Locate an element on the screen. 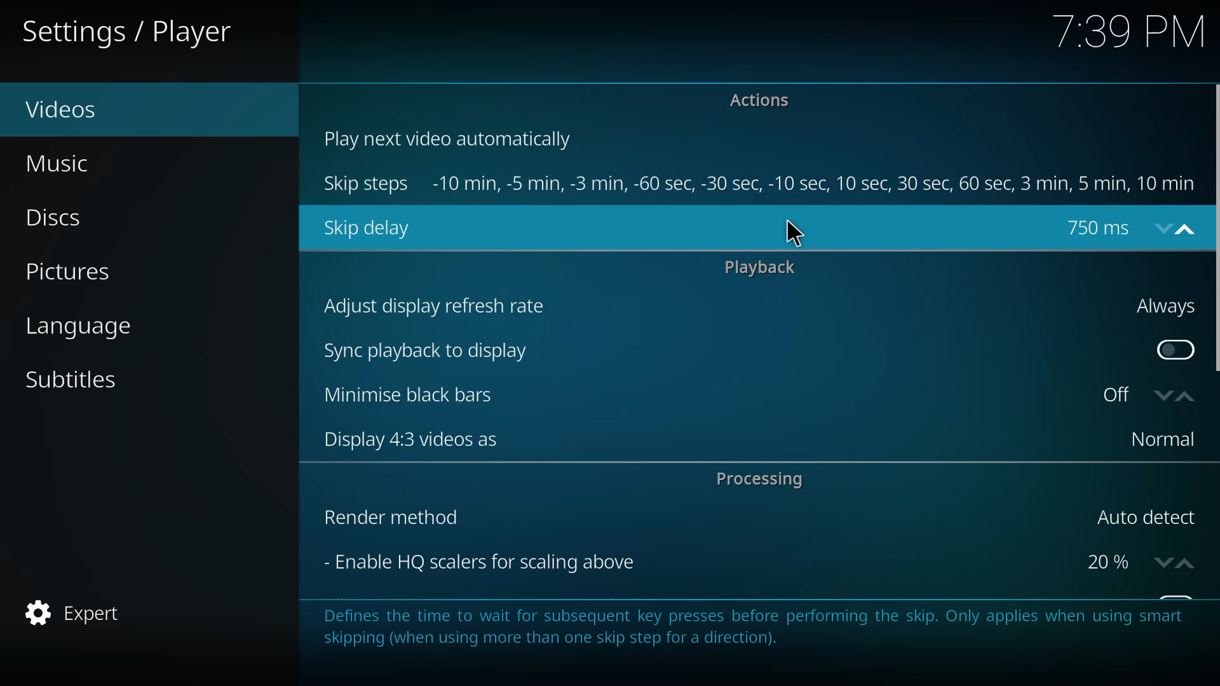 Image resolution: width=1220 pixels, height=686 pixels. skip steps is located at coordinates (367, 185).